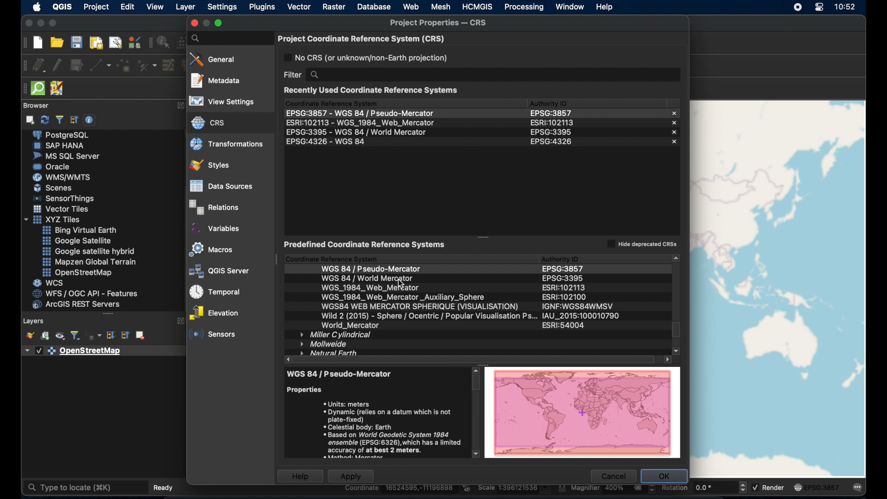  What do you see at coordinates (221, 185) in the screenshot?
I see `data sources` at bounding box center [221, 185].